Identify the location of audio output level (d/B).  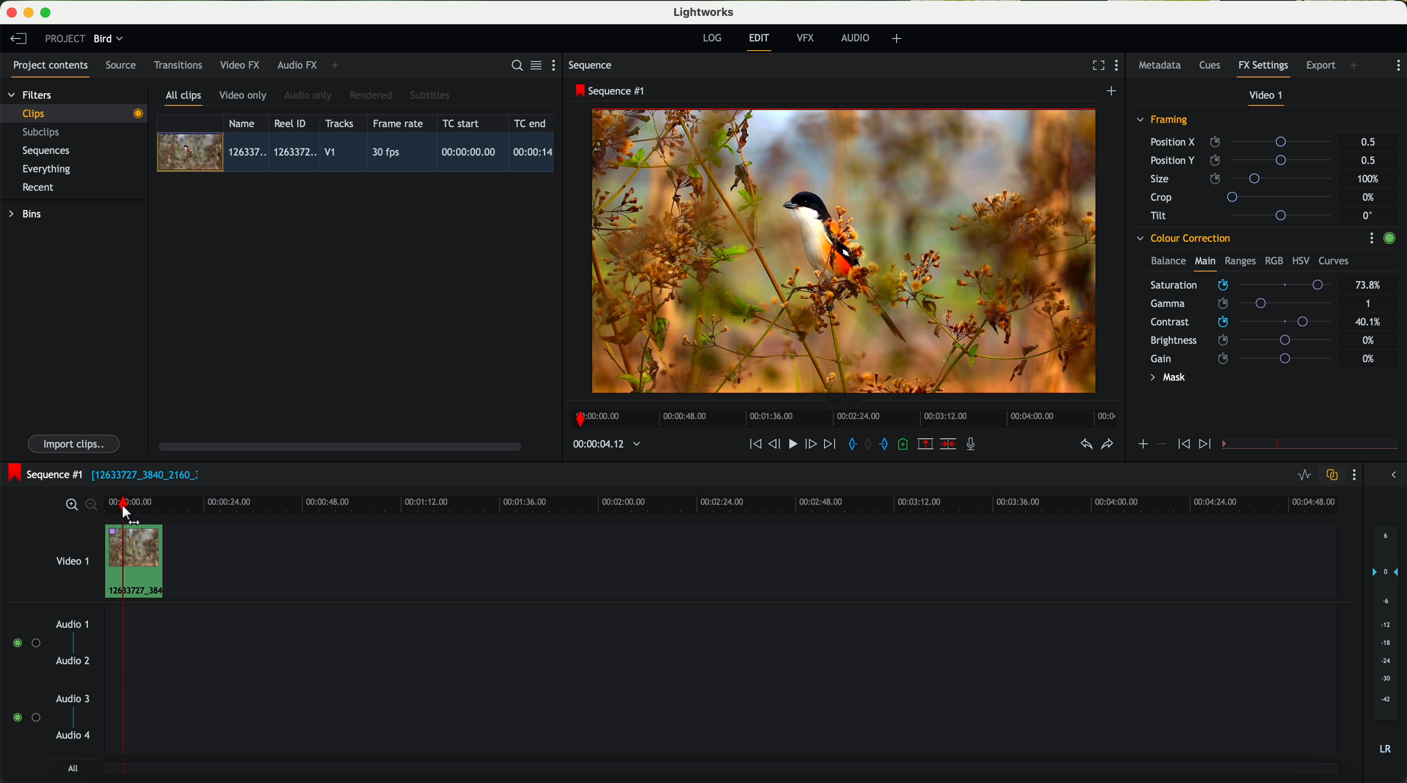
(1386, 643).